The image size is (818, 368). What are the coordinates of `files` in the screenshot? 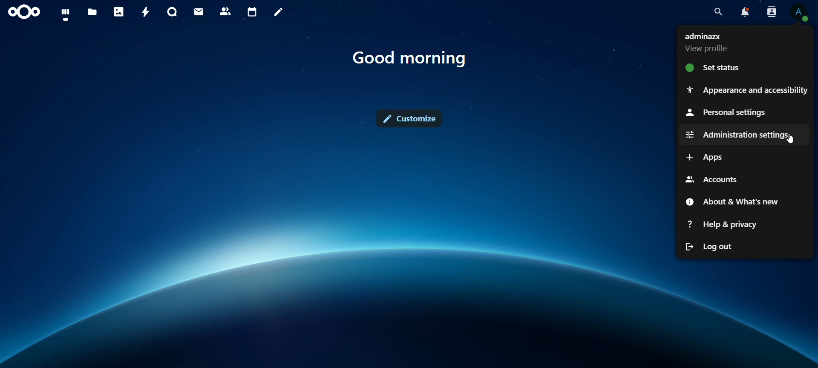 It's located at (93, 12).